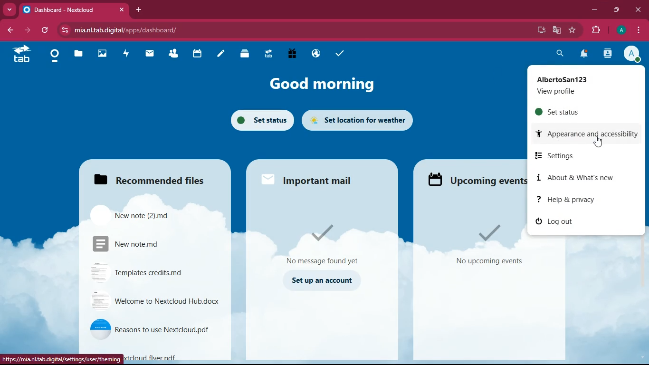 The image size is (649, 365). What do you see at coordinates (485, 246) in the screenshot?
I see `events` at bounding box center [485, 246].